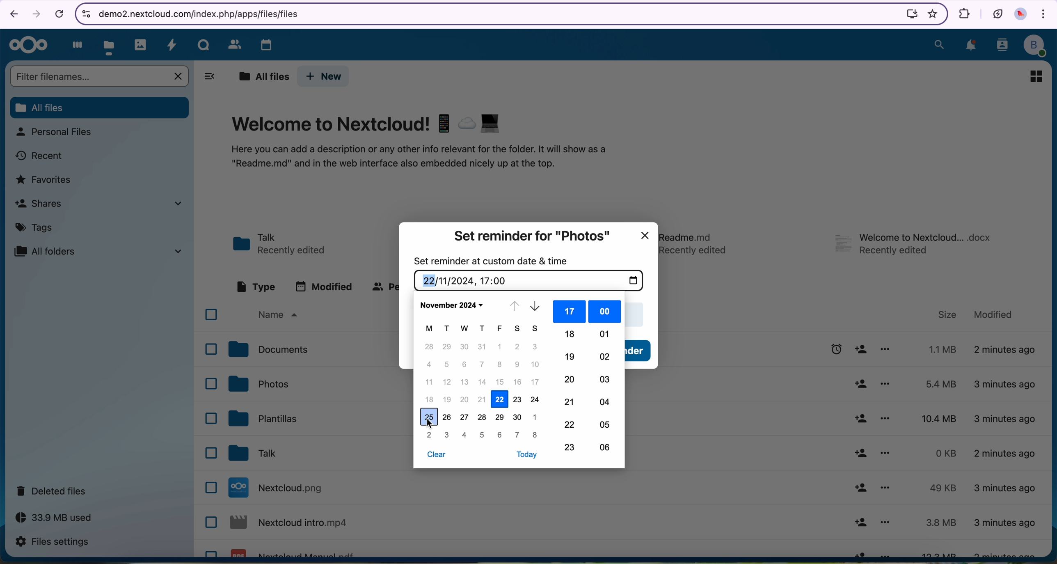 The width and height of the screenshot is (1057, 564). I want to click on 5, so click(482, 435).